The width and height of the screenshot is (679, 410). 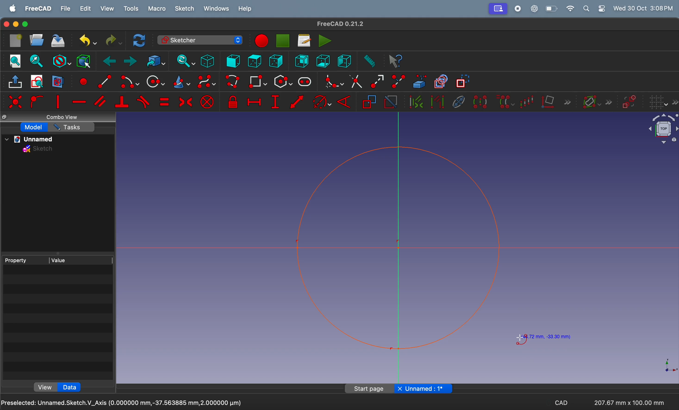 I want to click on sketcher workbench, so click(x=199, y=40).